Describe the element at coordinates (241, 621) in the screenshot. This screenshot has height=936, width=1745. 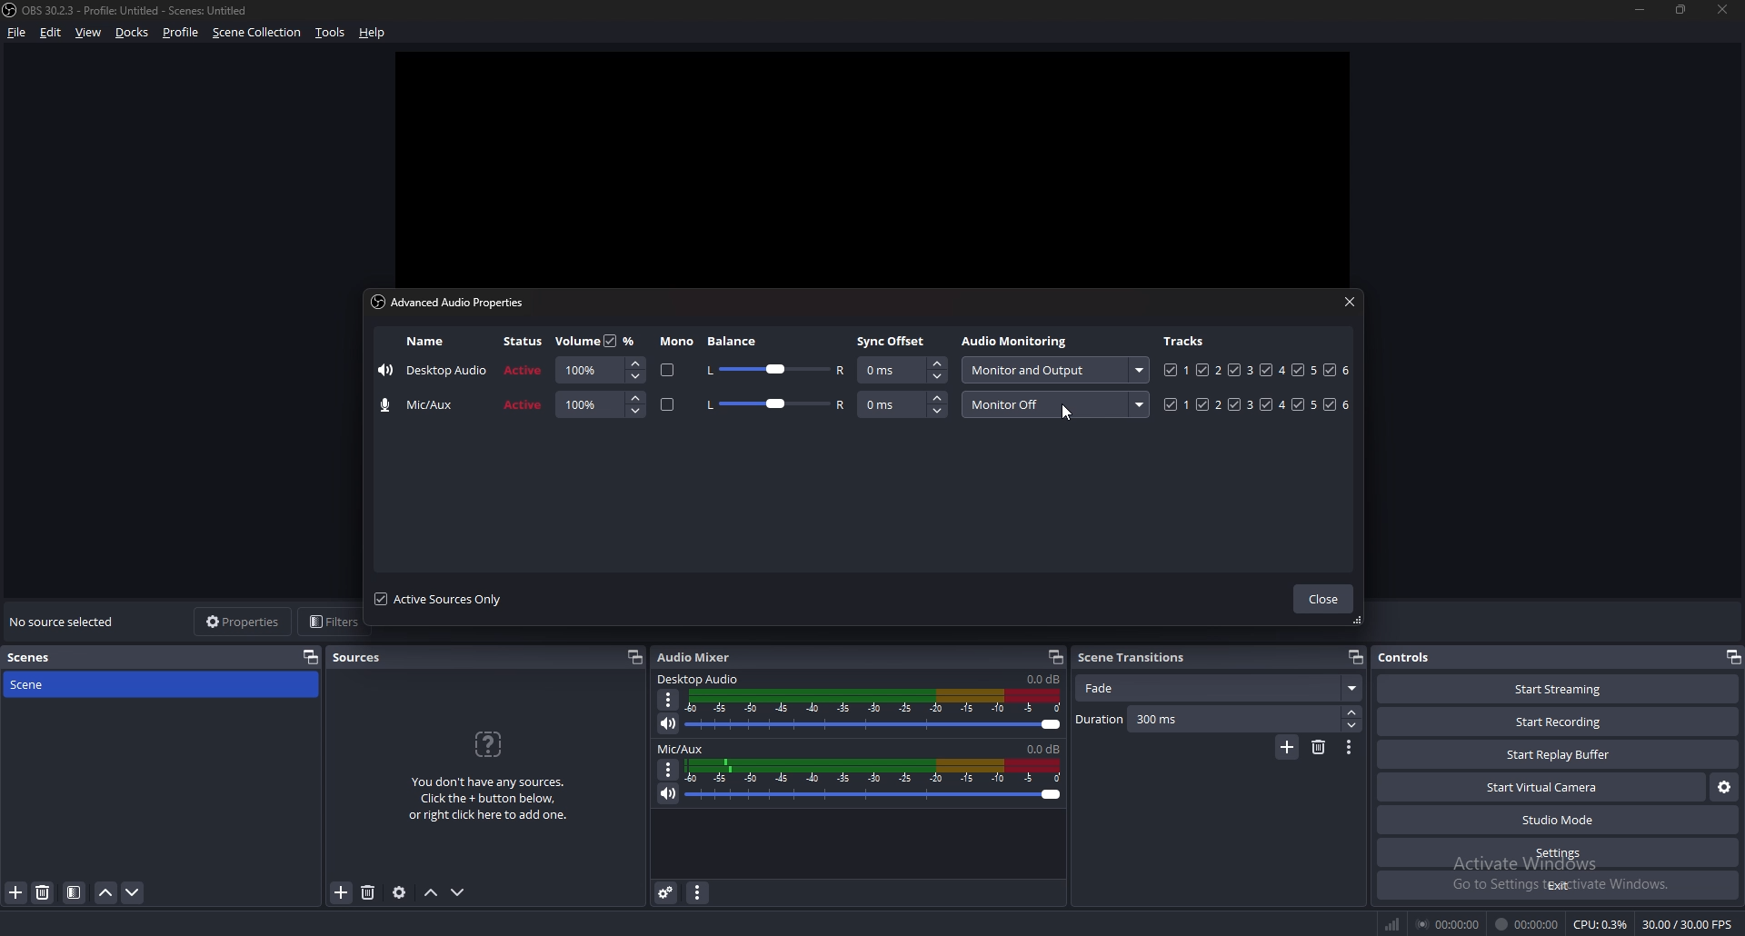
I see `properties` at that location.